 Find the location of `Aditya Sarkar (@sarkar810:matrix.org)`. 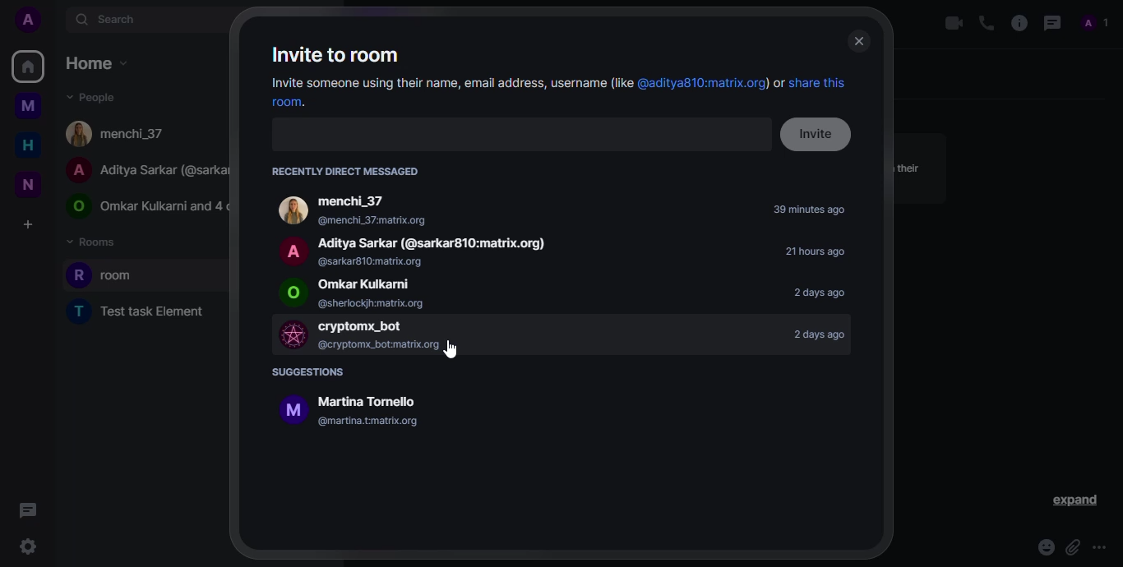

Aditya Sarkar (@sarkar810:matrix.org) is located at coordinates (431, 242).